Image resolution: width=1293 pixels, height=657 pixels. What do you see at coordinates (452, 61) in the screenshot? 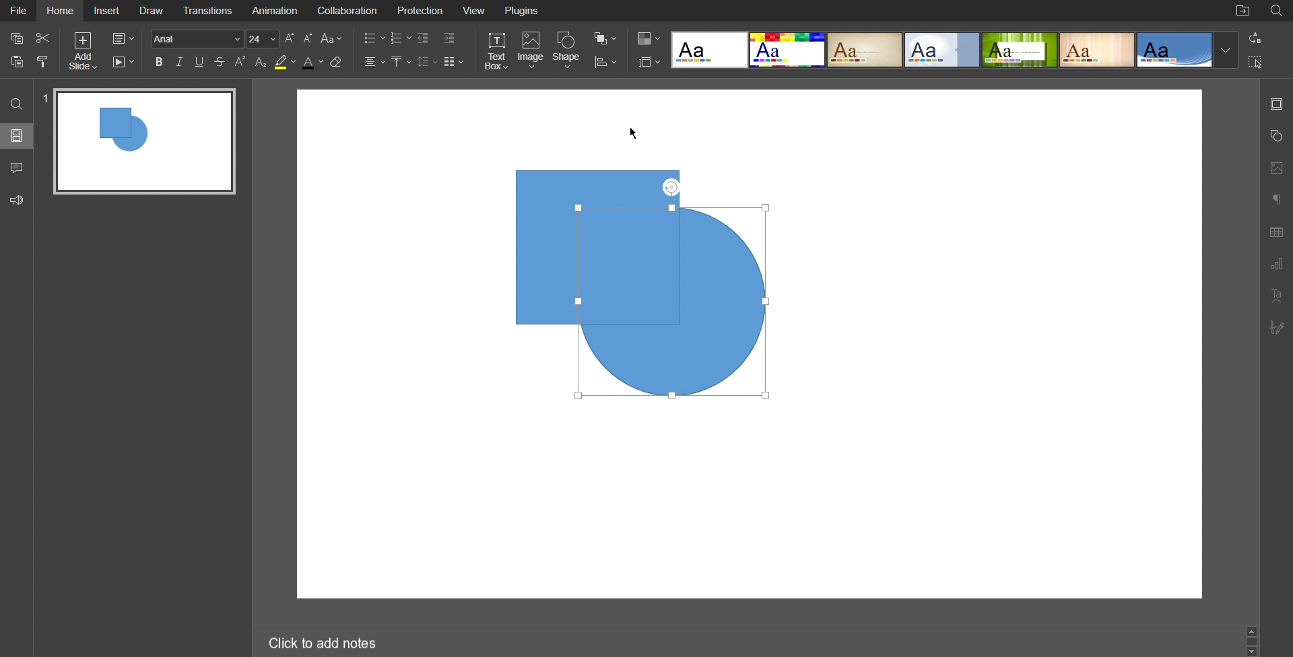
I see `Columns` at bounding box center [452, 61].